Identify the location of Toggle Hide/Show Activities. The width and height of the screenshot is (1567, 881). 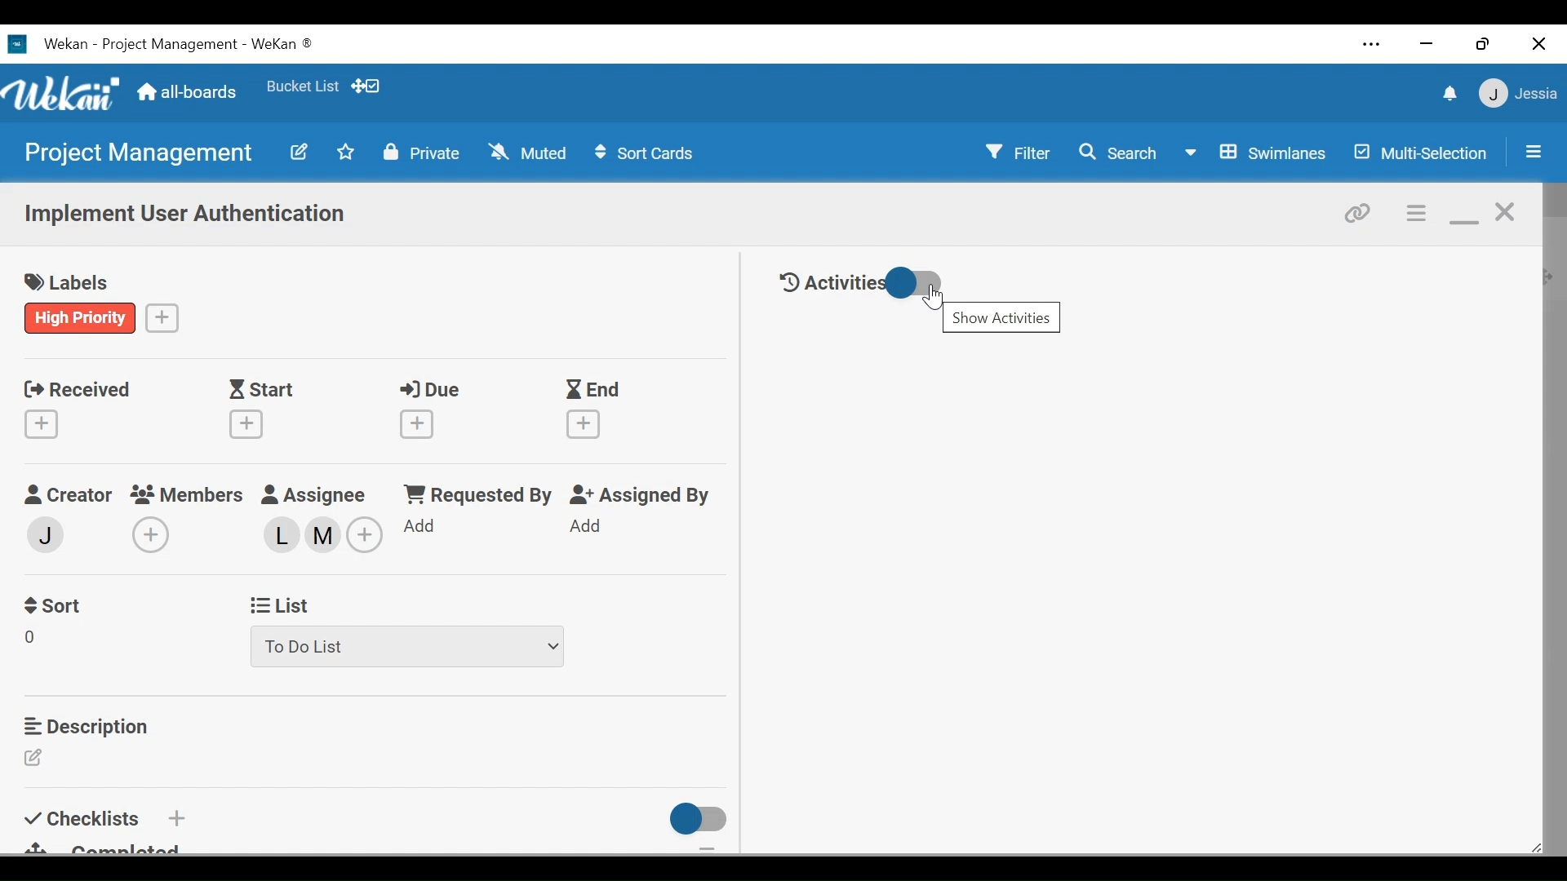
(859, 281).